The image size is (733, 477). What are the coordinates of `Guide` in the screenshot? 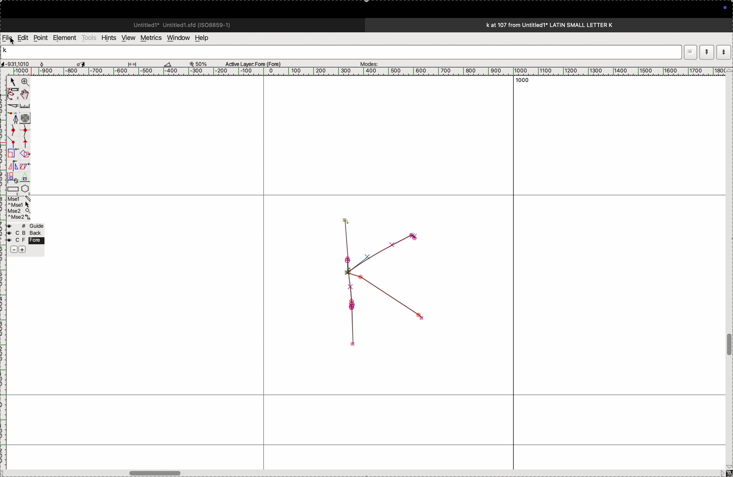 It's located at (25, 238).